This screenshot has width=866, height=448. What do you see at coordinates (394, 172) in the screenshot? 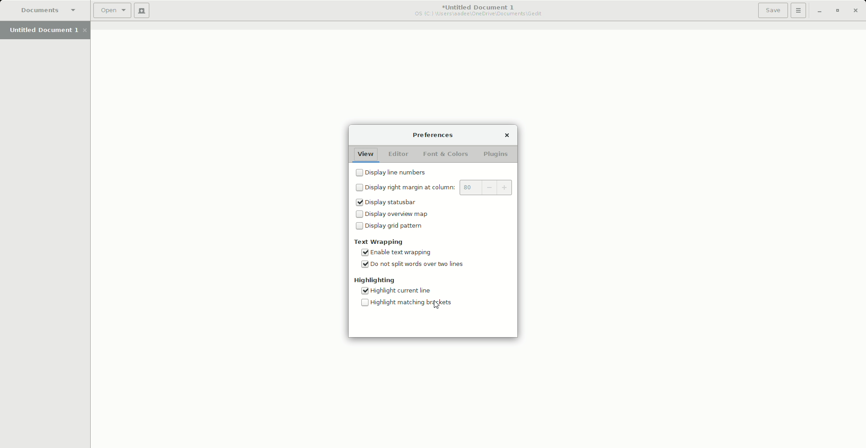
I see `Line numbers` at bounding box center [394, 172].